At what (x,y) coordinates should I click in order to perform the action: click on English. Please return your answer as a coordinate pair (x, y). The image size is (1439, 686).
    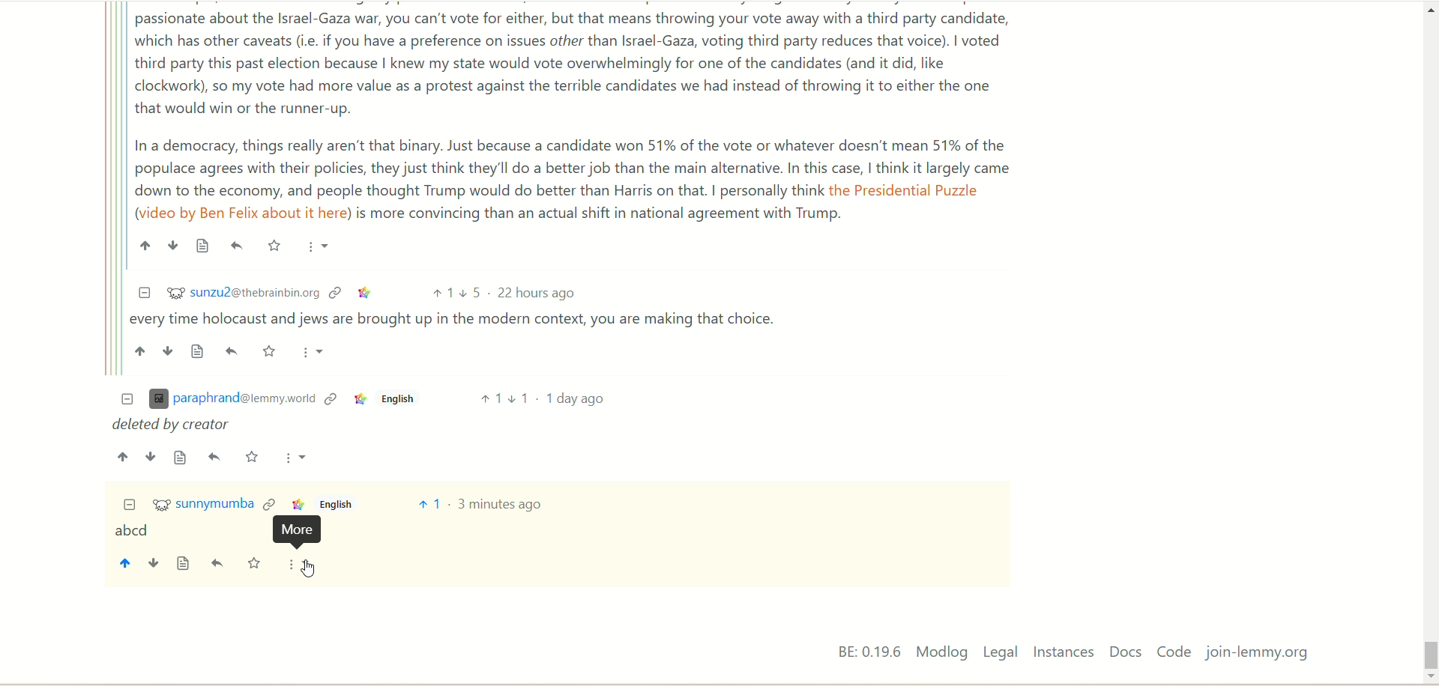
    Looking at the image, I should click on (335, 504).